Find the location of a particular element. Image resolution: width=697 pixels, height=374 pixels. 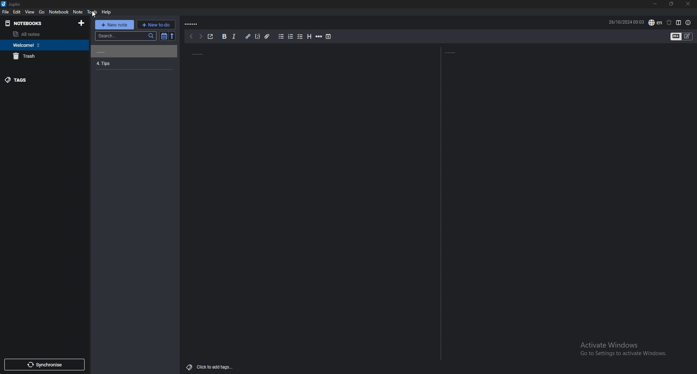

new note is located at coordinates (115, 25).